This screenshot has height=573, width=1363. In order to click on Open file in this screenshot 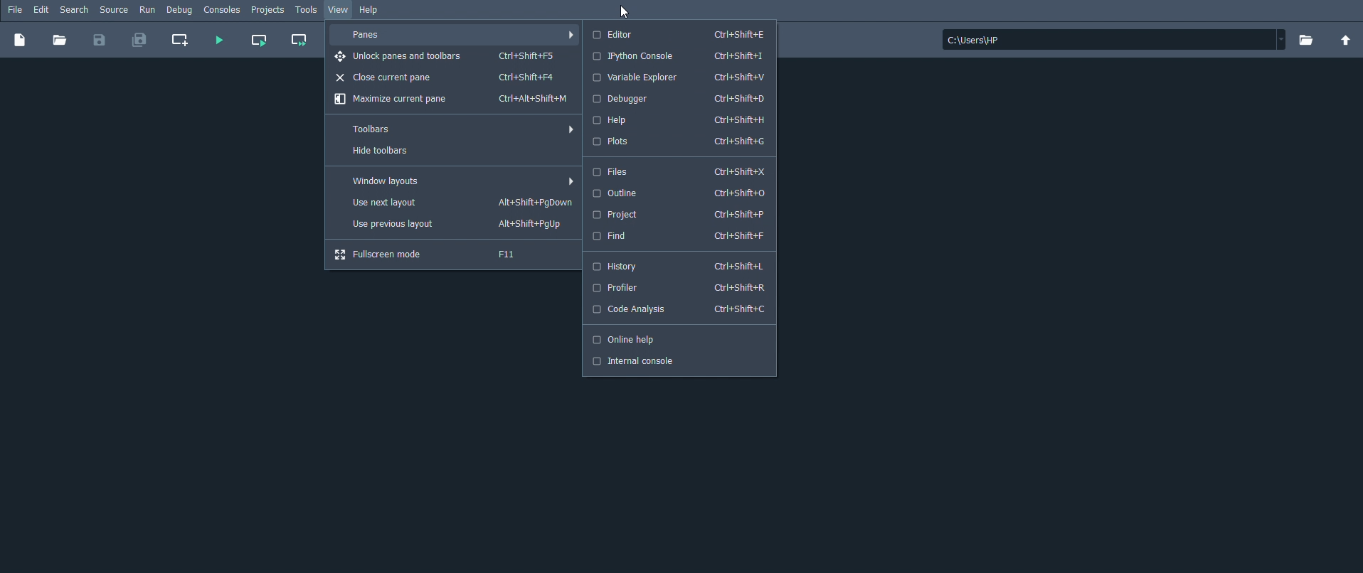, I will do `click(60, 41)`.